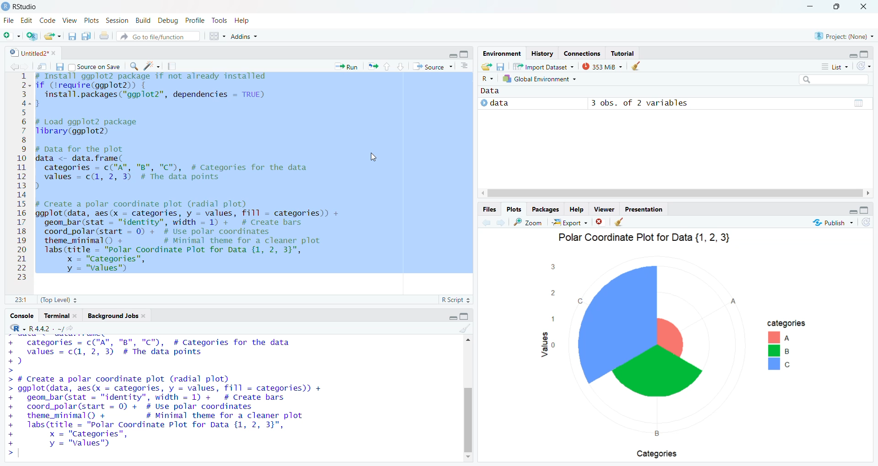 This screenshot has width=878, height=466. Describe the element at coordinates (245, 37) in the screenshot. I see ` Addins ~` at that location.